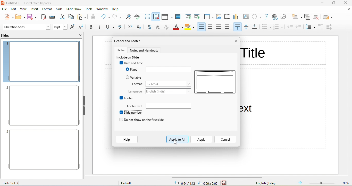 This screenshot has height=186, width=352. What do you see at coordinates (33, 17) in the screenshot?
I see `save` at bounding box center [33, 17].